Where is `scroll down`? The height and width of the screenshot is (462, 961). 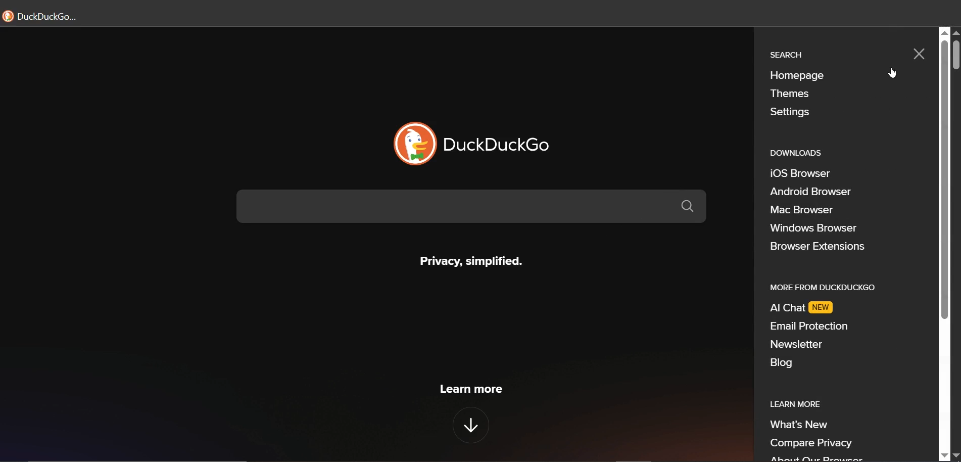 scroll down is located at coordinates (944, 456).